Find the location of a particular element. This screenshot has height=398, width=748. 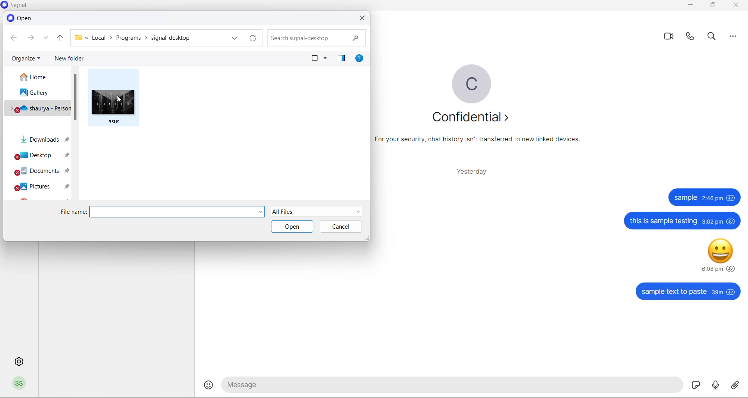

organize is located at coordinates (26, 57).